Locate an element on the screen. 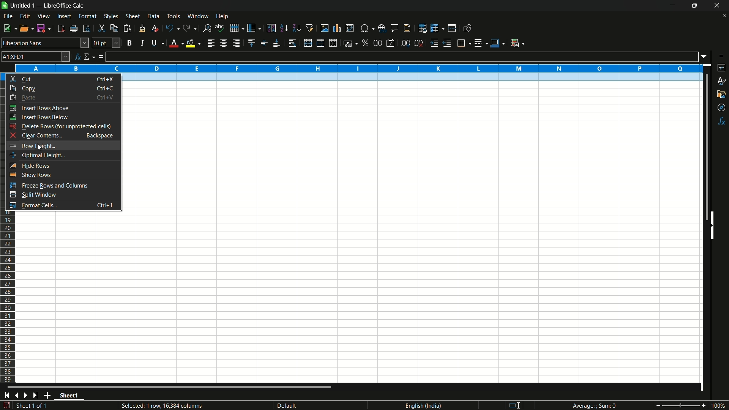  align center is located at coordinates (223, 43).